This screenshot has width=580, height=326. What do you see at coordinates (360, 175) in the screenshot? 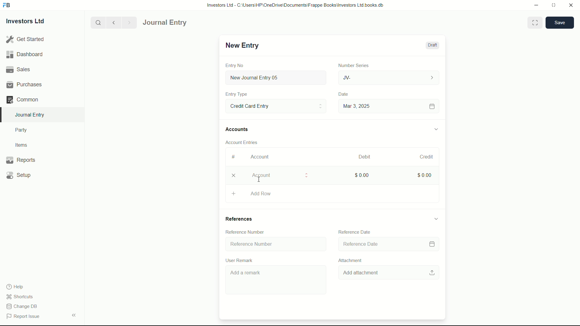
I see `$0.00` at bounding box center [360, 175].